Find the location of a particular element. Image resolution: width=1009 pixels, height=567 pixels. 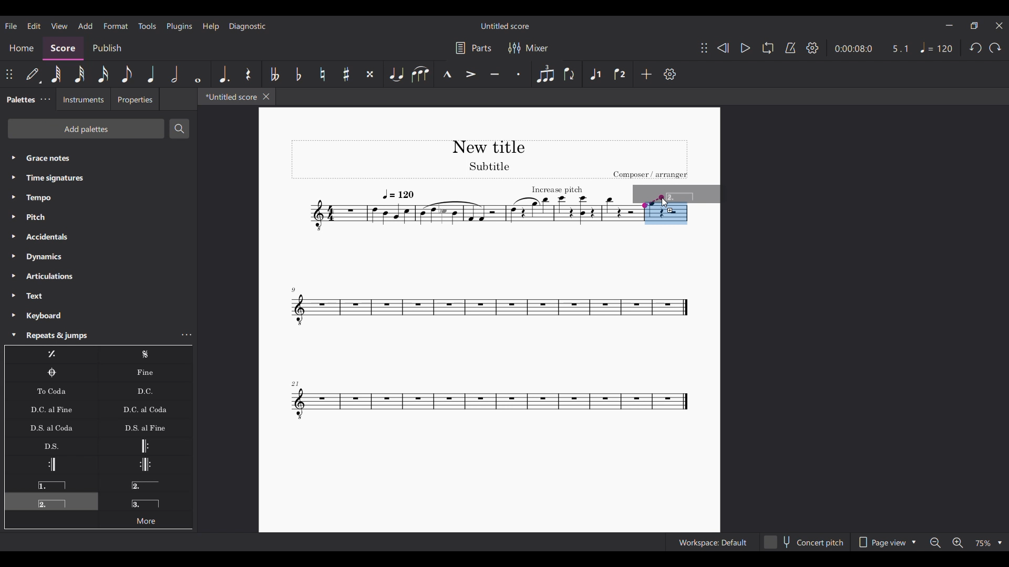

Prima volta is located at coordinates (51, 483).